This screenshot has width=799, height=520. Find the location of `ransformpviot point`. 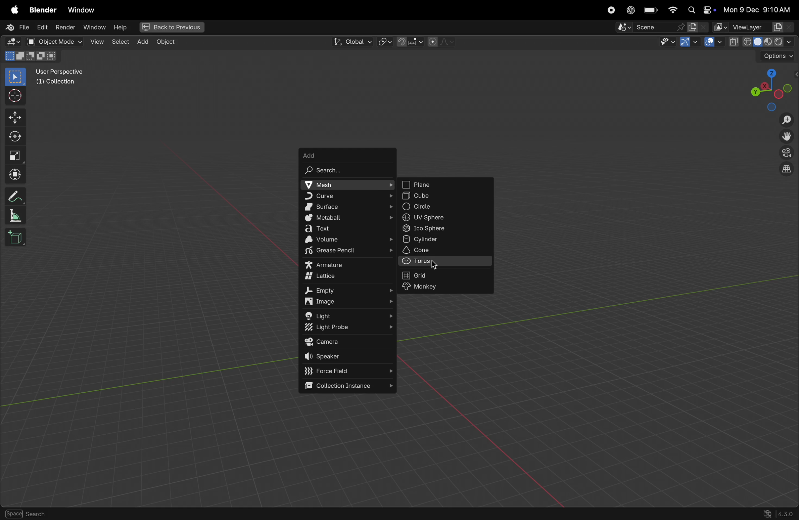

ransformpviot point is located at coordinates (385, 41).